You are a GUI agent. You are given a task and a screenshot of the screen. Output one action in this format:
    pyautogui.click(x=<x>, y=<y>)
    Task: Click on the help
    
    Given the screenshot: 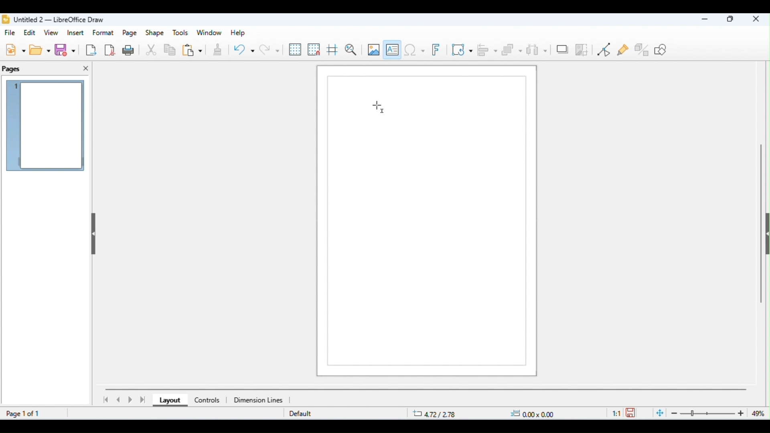 What is the action you would take?
    pyautogui.click(x=237, y=33)
    